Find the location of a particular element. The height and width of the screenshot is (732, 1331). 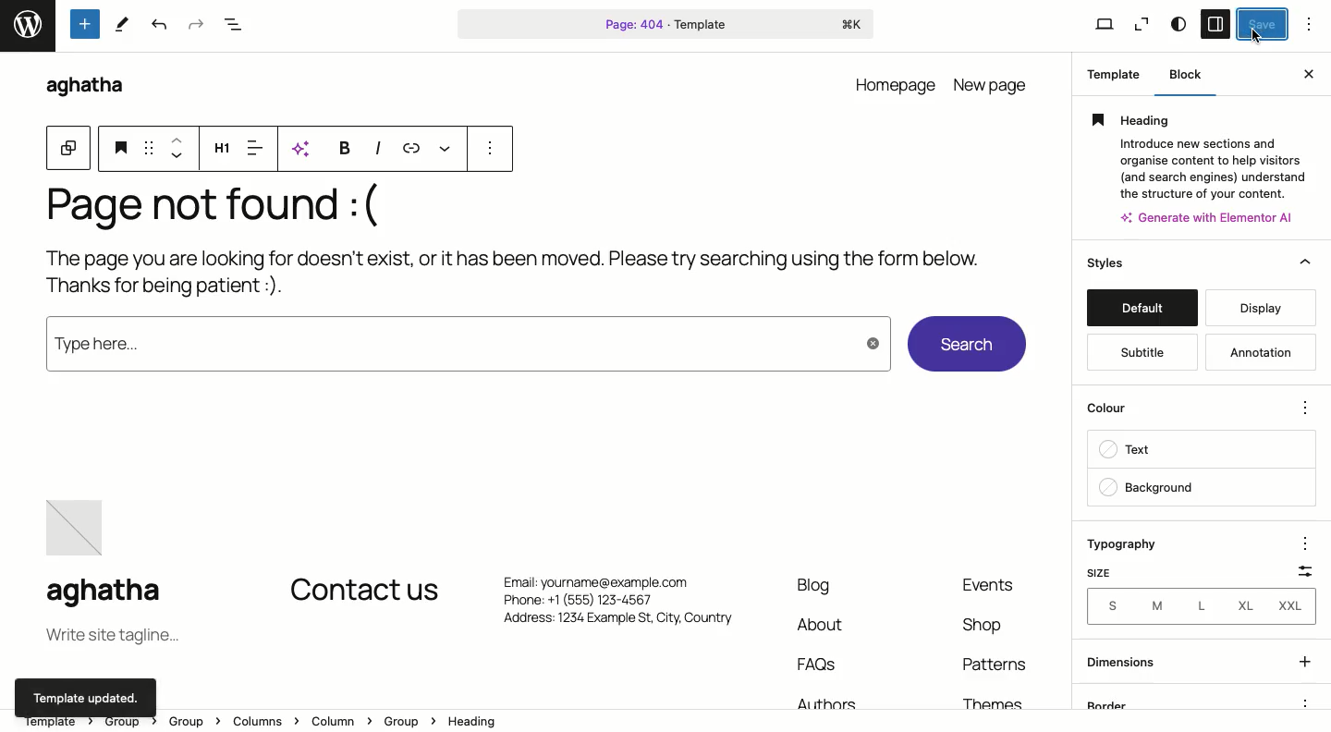

aghatha is located at coordinates (119, 594).